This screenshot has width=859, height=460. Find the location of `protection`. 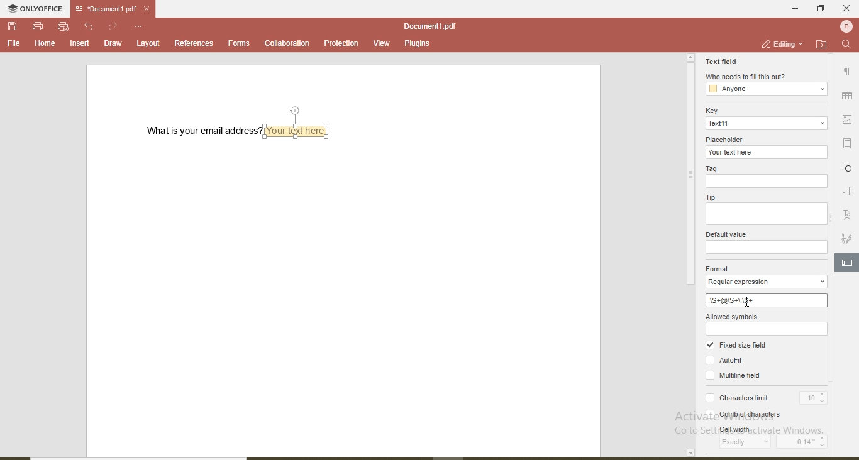

protection is located at coordinates (340, 43).